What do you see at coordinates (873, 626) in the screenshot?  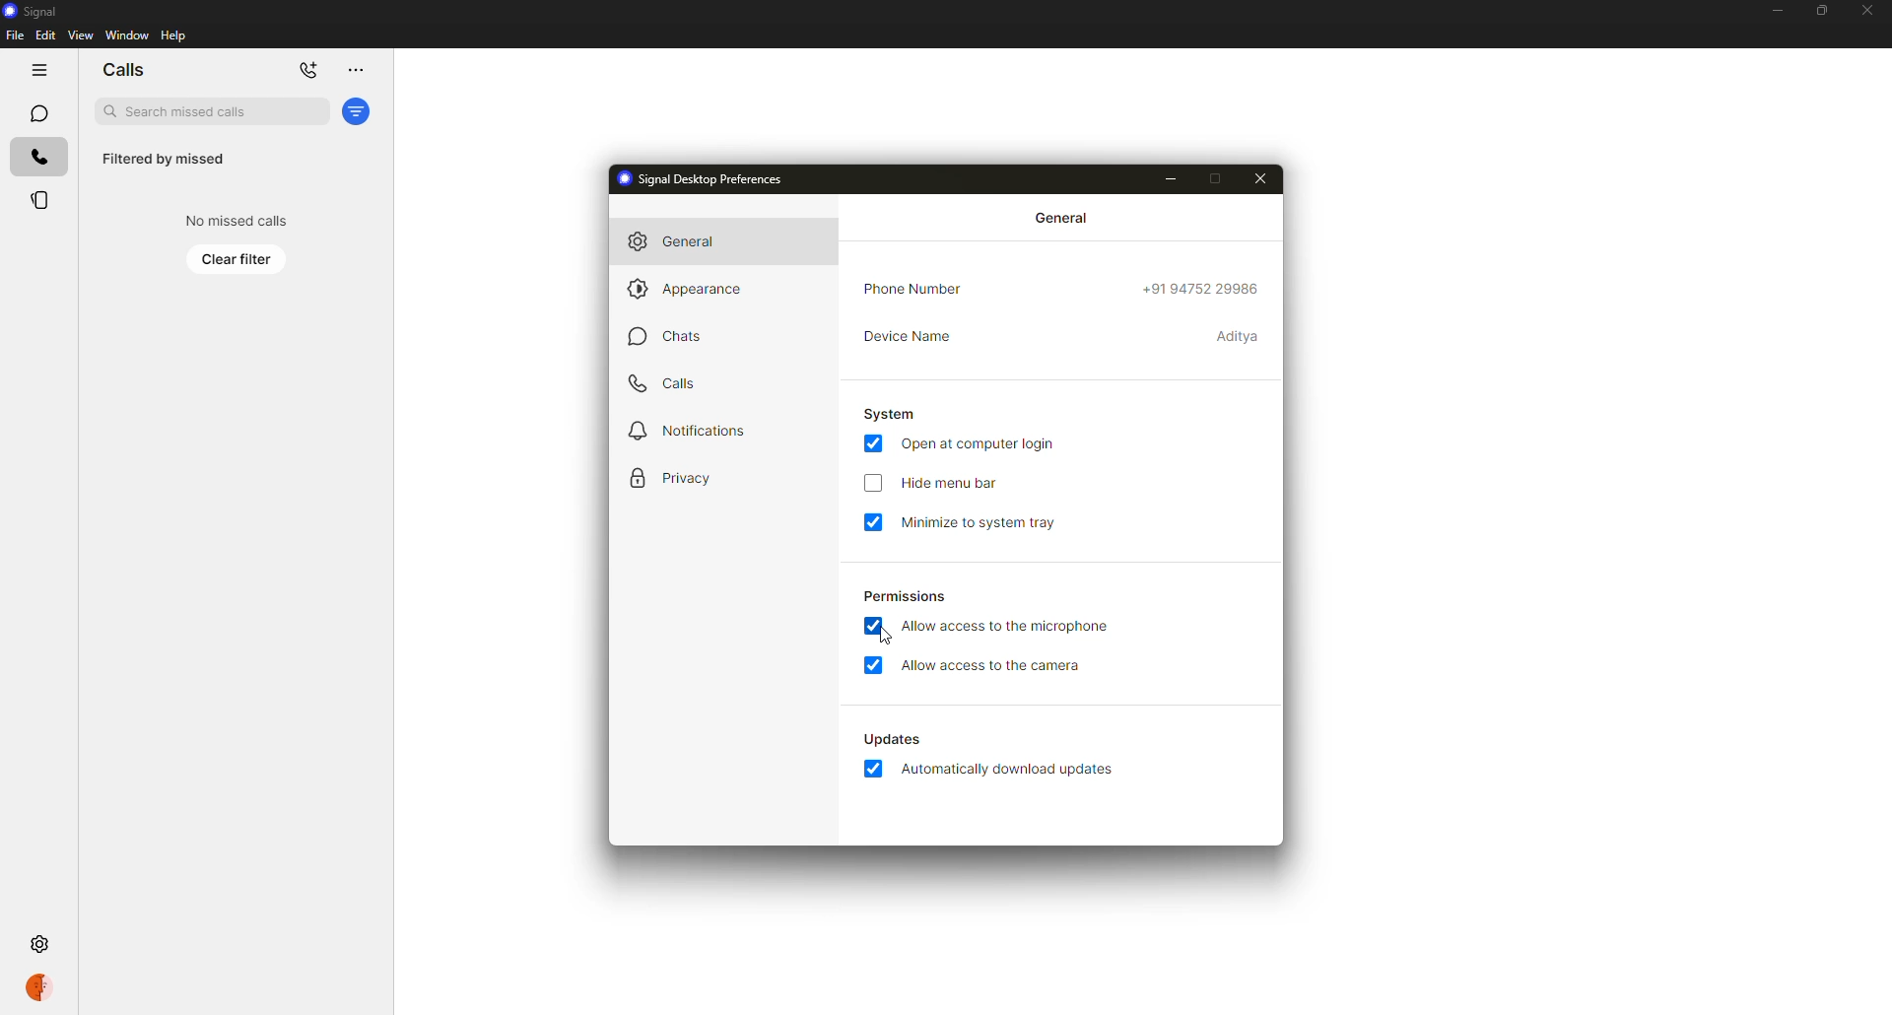 I see `enabled` at bounding box center [873, 626].